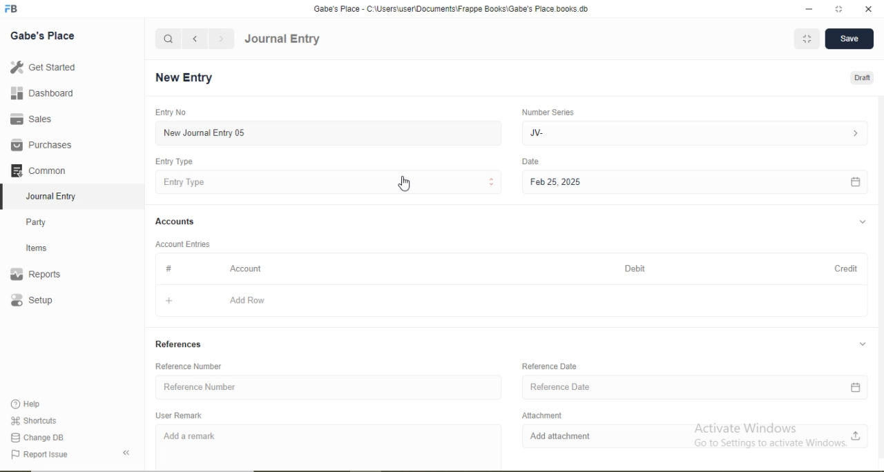 This screenshot has height=472, width=884. I want to click on Get Started, so click(41, 67).